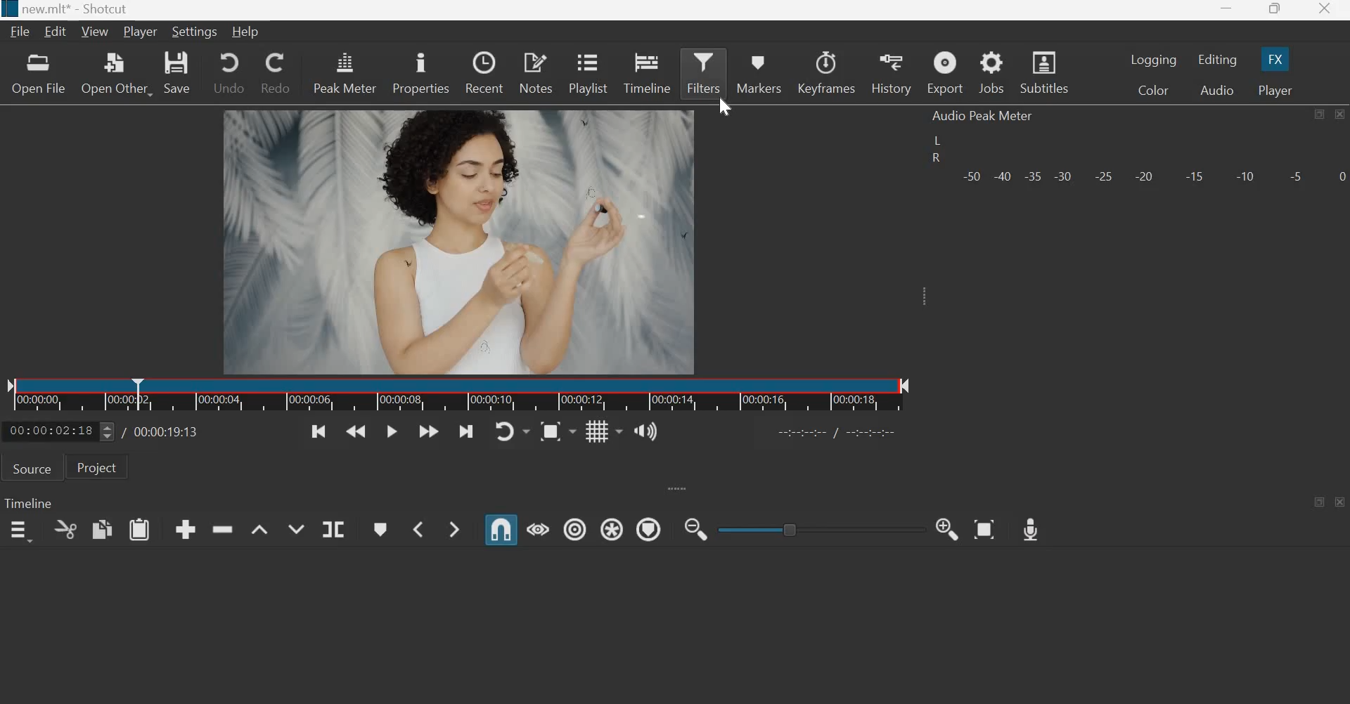 The image size is (1350, 704). What do you see at coordinates (949, 529) in the screenshot?
I see `Zoom Timeline in` at bounding box center [949, 529].